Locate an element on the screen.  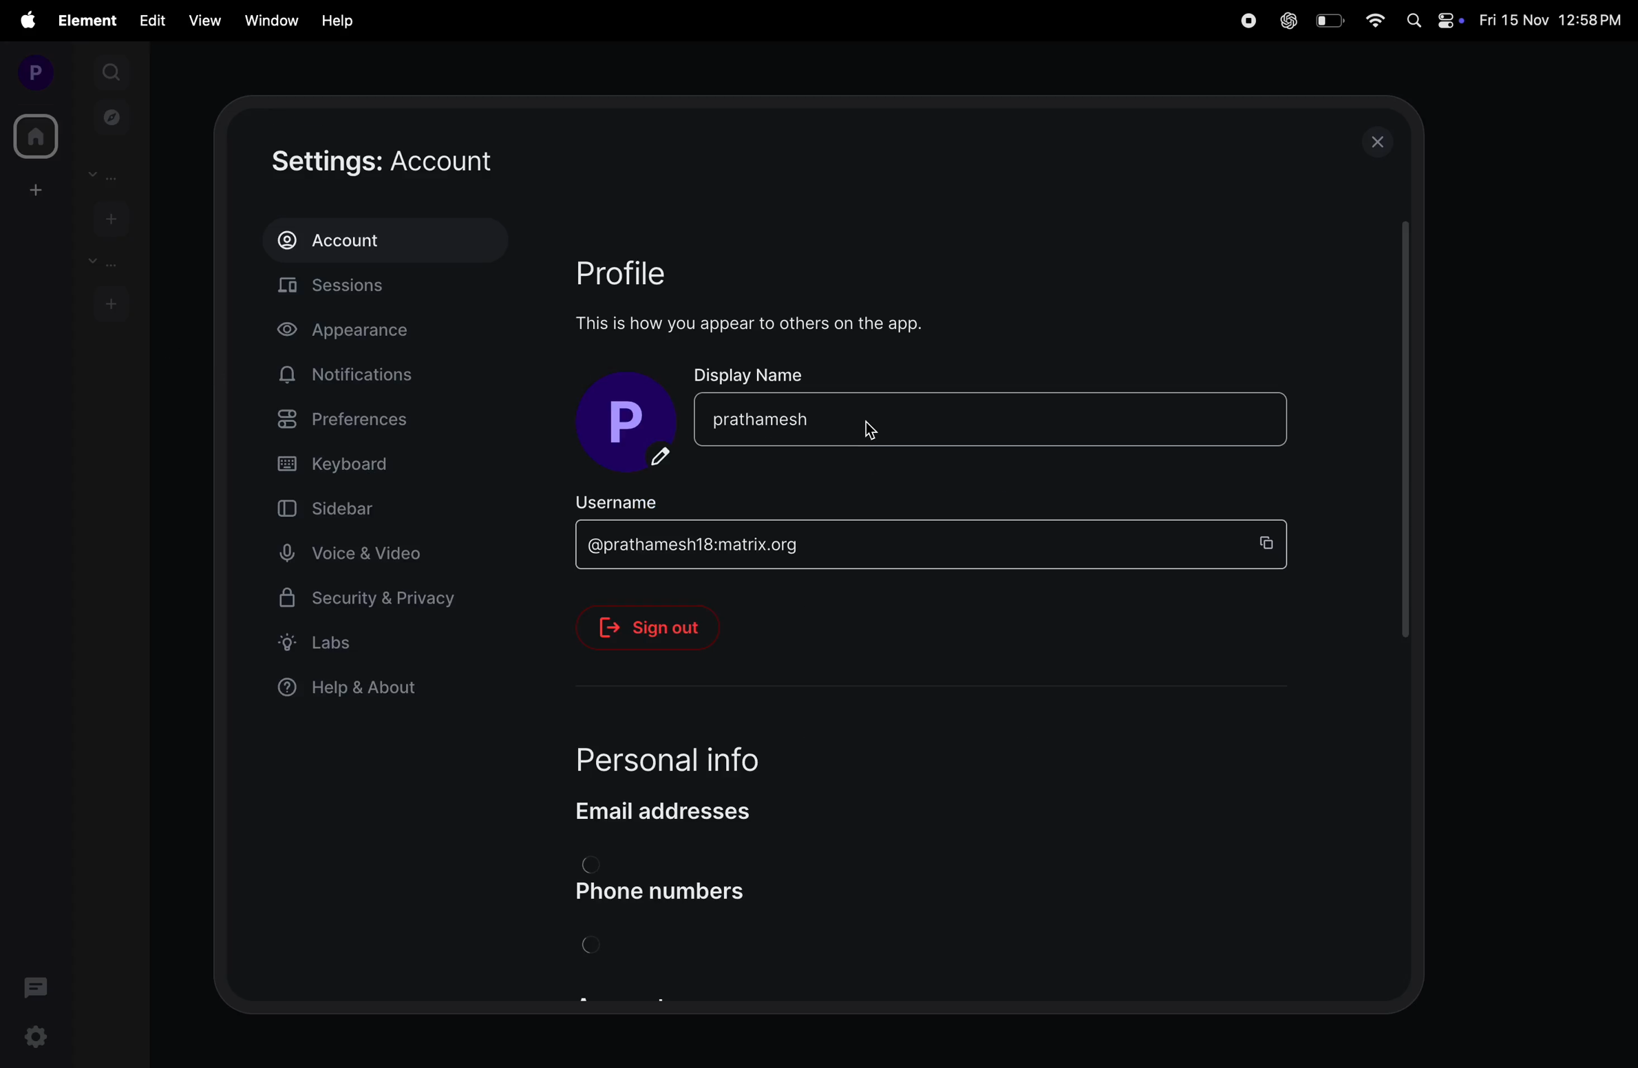
username is located at coordinates (636, 500).